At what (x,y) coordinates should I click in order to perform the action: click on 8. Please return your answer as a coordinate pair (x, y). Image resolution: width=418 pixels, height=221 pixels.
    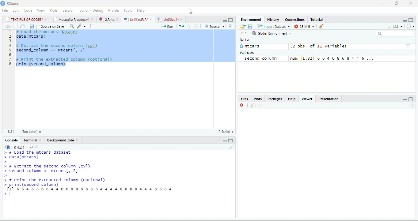
    Looking at the image, I should click on (10, 64).